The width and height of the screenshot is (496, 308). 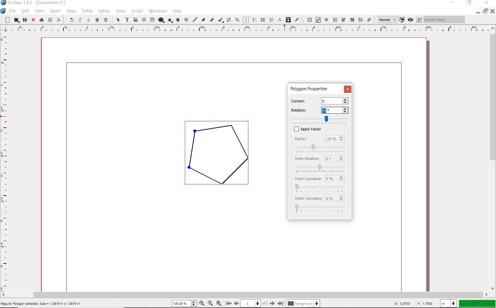 I want to click on OUTER CURVATURE, so click(x=309, y=199).